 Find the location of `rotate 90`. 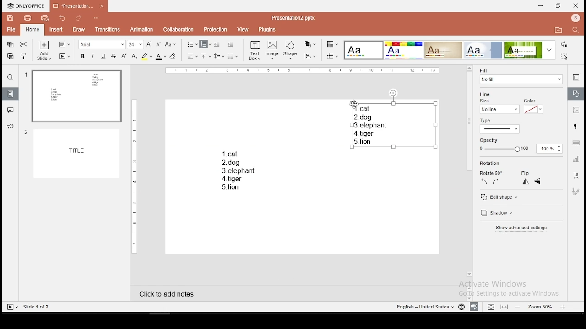

rotate 90 is located at coordinates (492, 171).